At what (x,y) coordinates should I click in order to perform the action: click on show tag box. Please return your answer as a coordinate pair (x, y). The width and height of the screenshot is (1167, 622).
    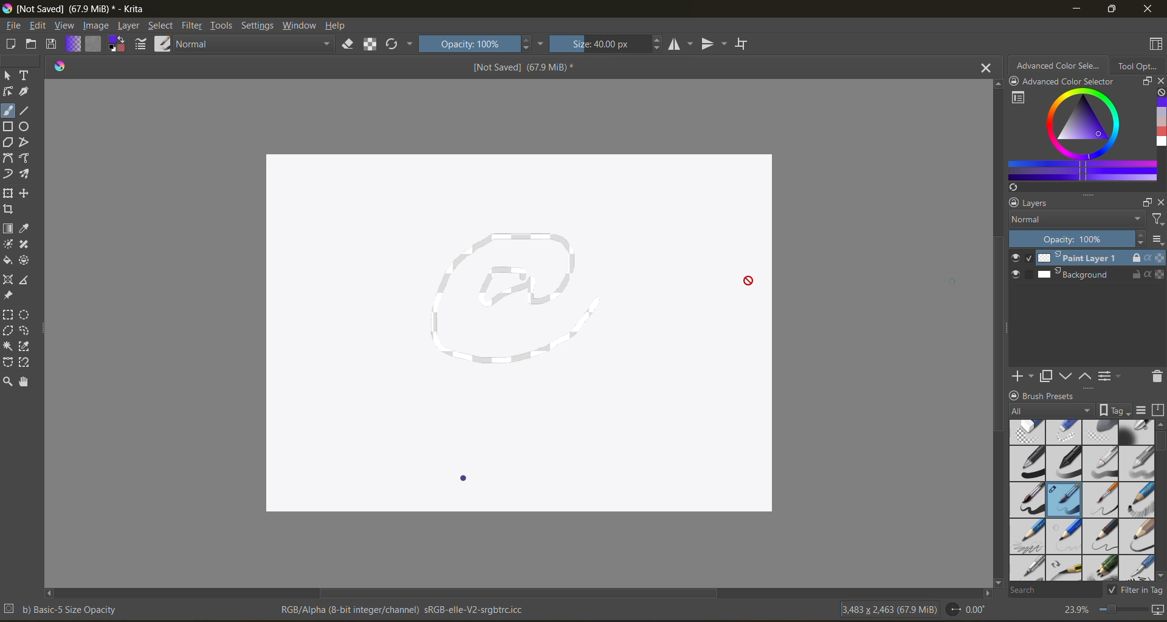
    Looking at the image, I should click on (1114, 410).